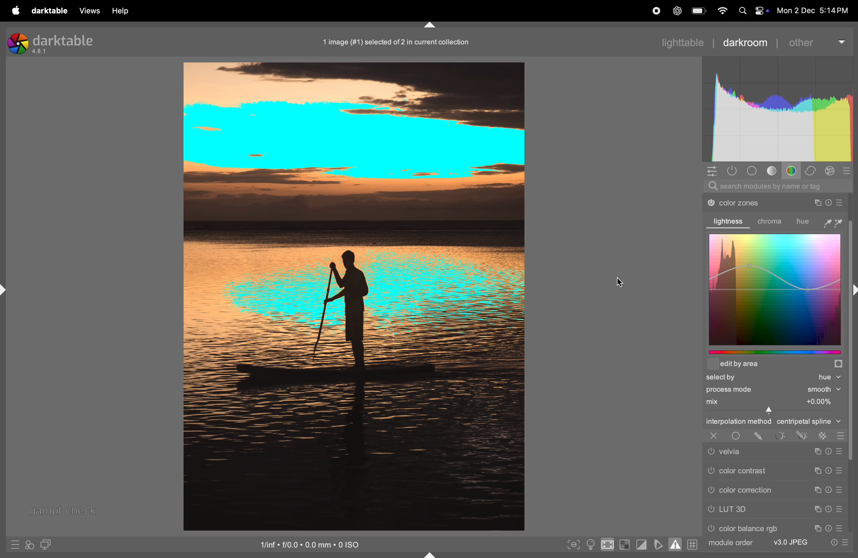  Describe the element at coordinates (829, 171) in the screenshot. I see `` at that location.